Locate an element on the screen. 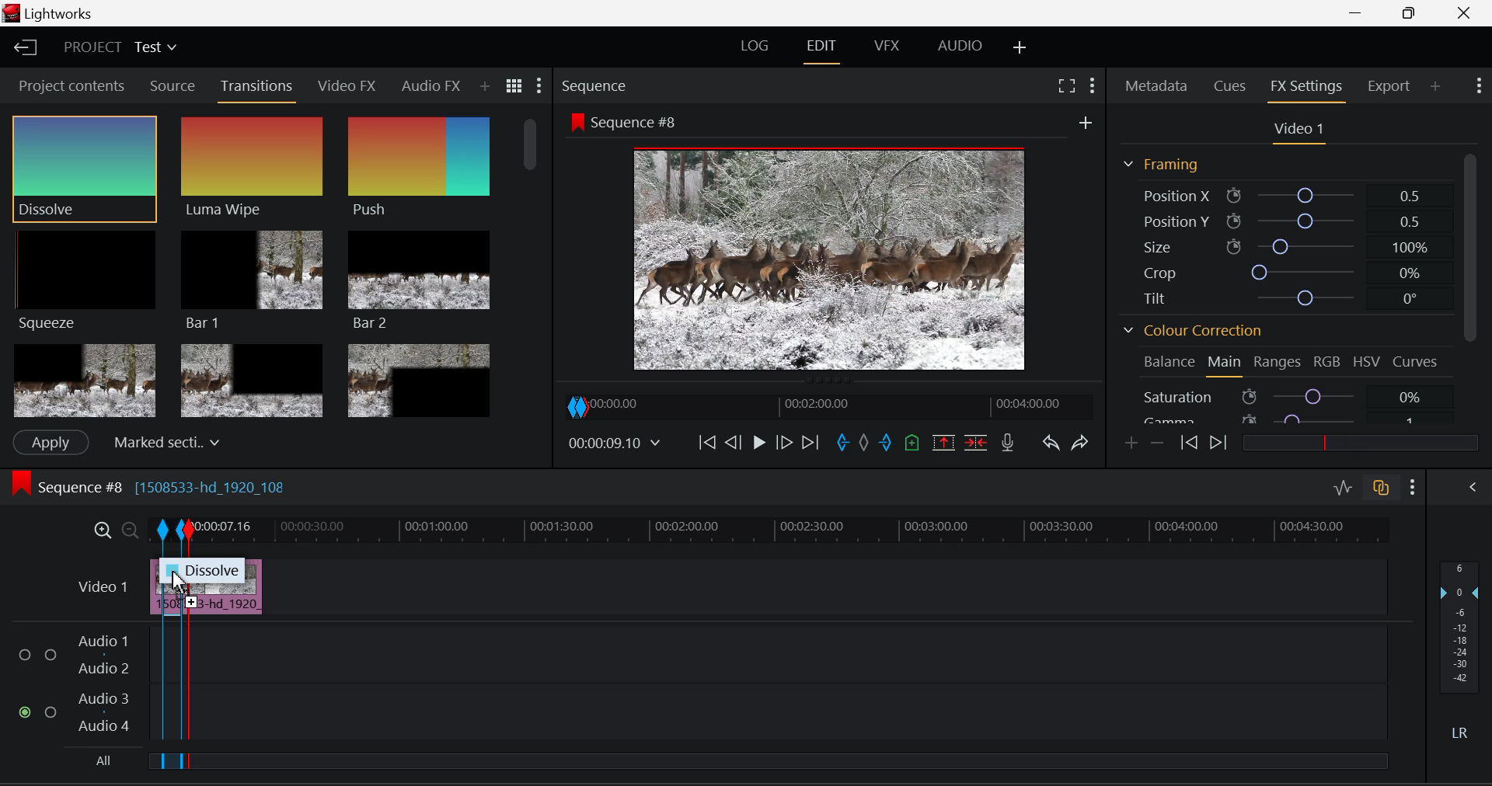 Image resolution: width=1492 pixels, height=786 pixels. Colour Correction Section is located at coordinates (1194, 332).